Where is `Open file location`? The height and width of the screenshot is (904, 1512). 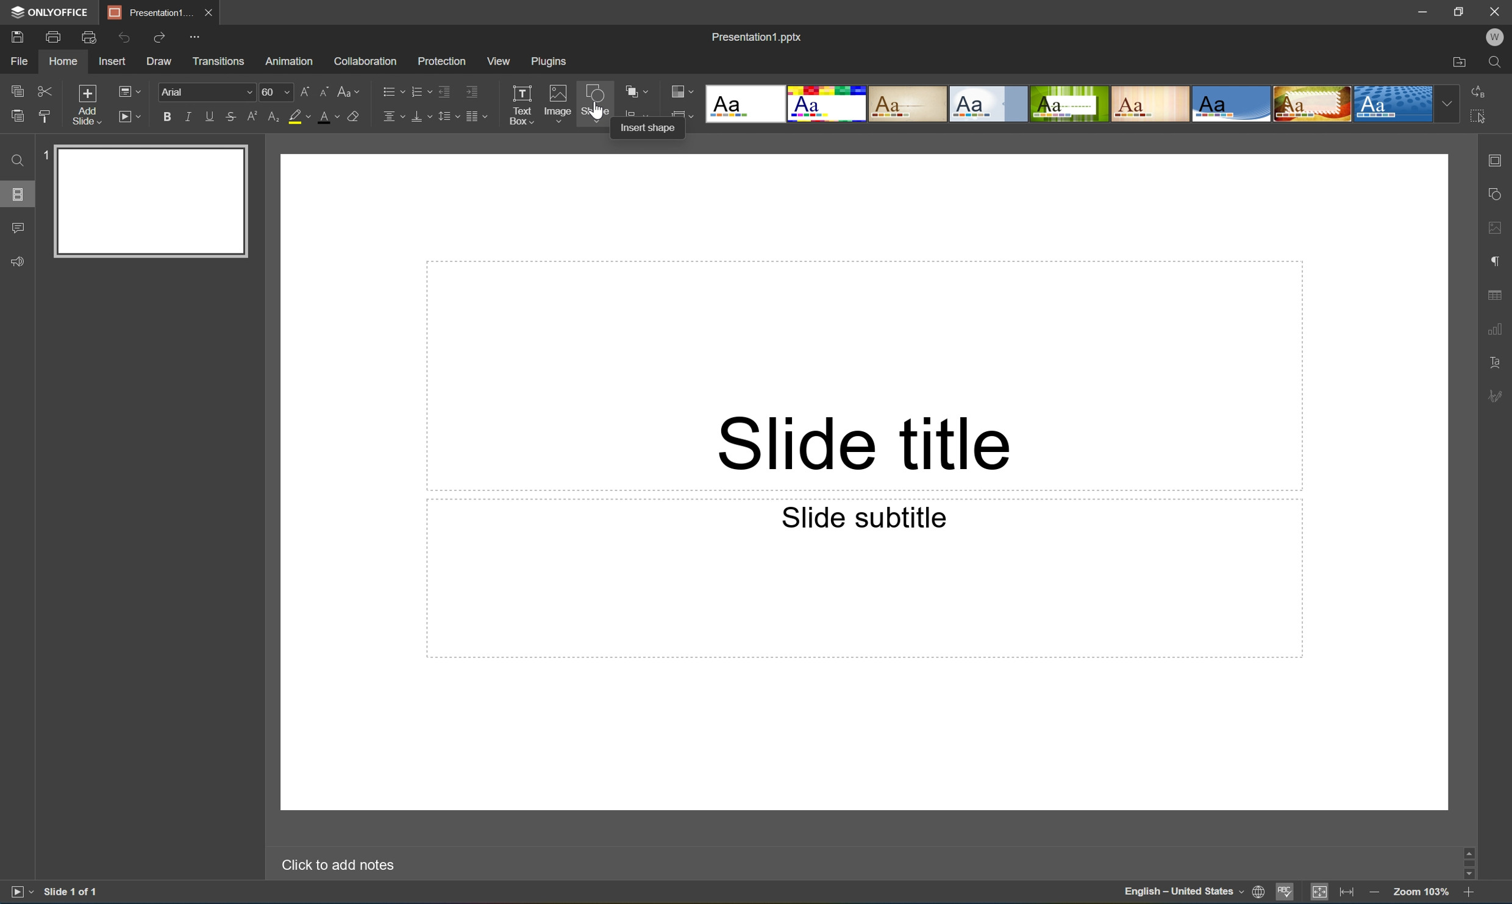
Open file location is located at coordinates (1458, 63).